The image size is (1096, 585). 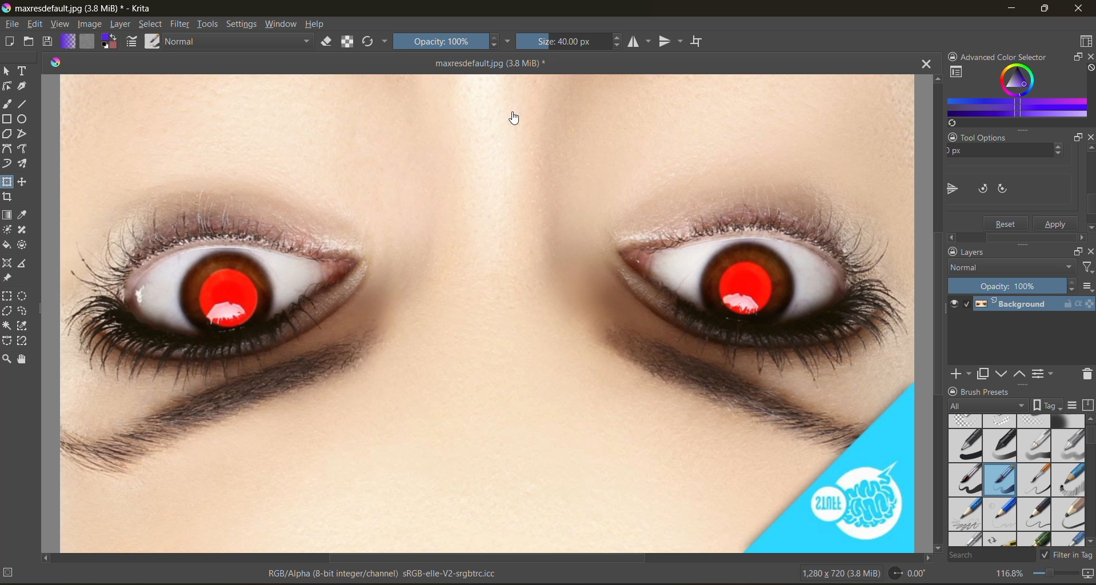 What do you see at coordinates (317, 24) in the screenshot?
I see `help` at bounding box center [317, 24].